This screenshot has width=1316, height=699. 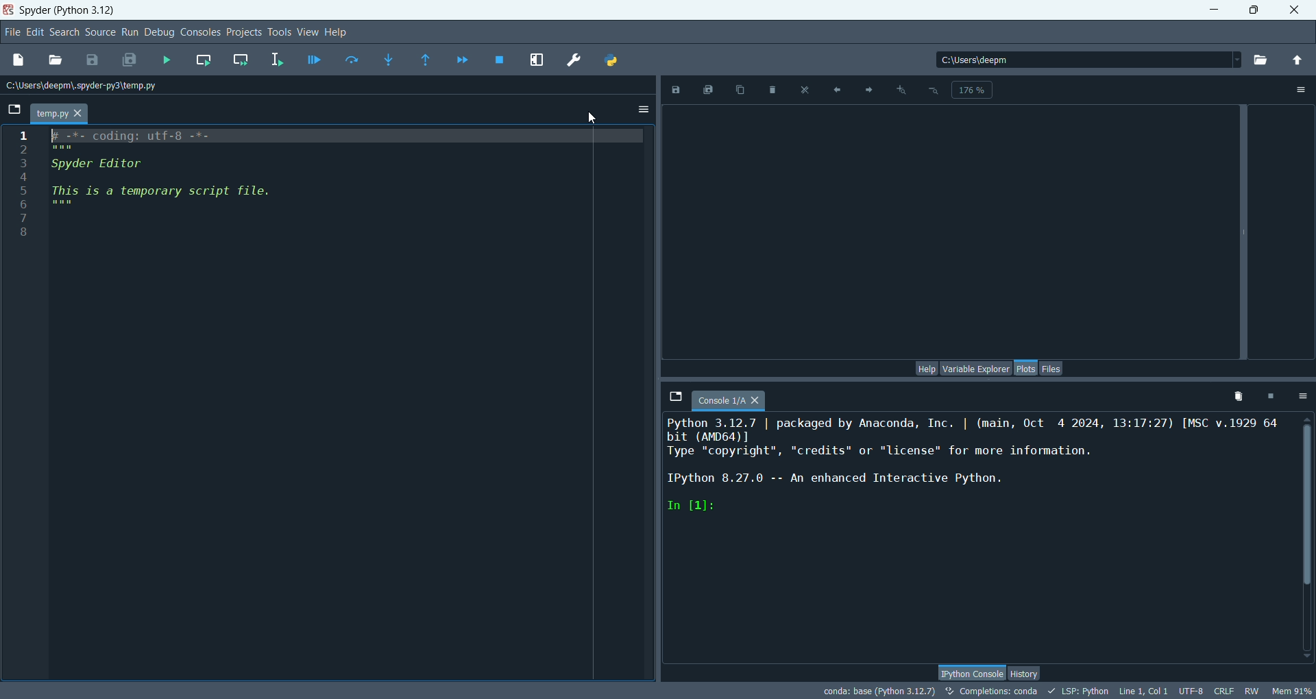 What do you see at coordinates (1261, 62) in the screenshot?
I see `browse working directory` at bounding box center [1261, 62].